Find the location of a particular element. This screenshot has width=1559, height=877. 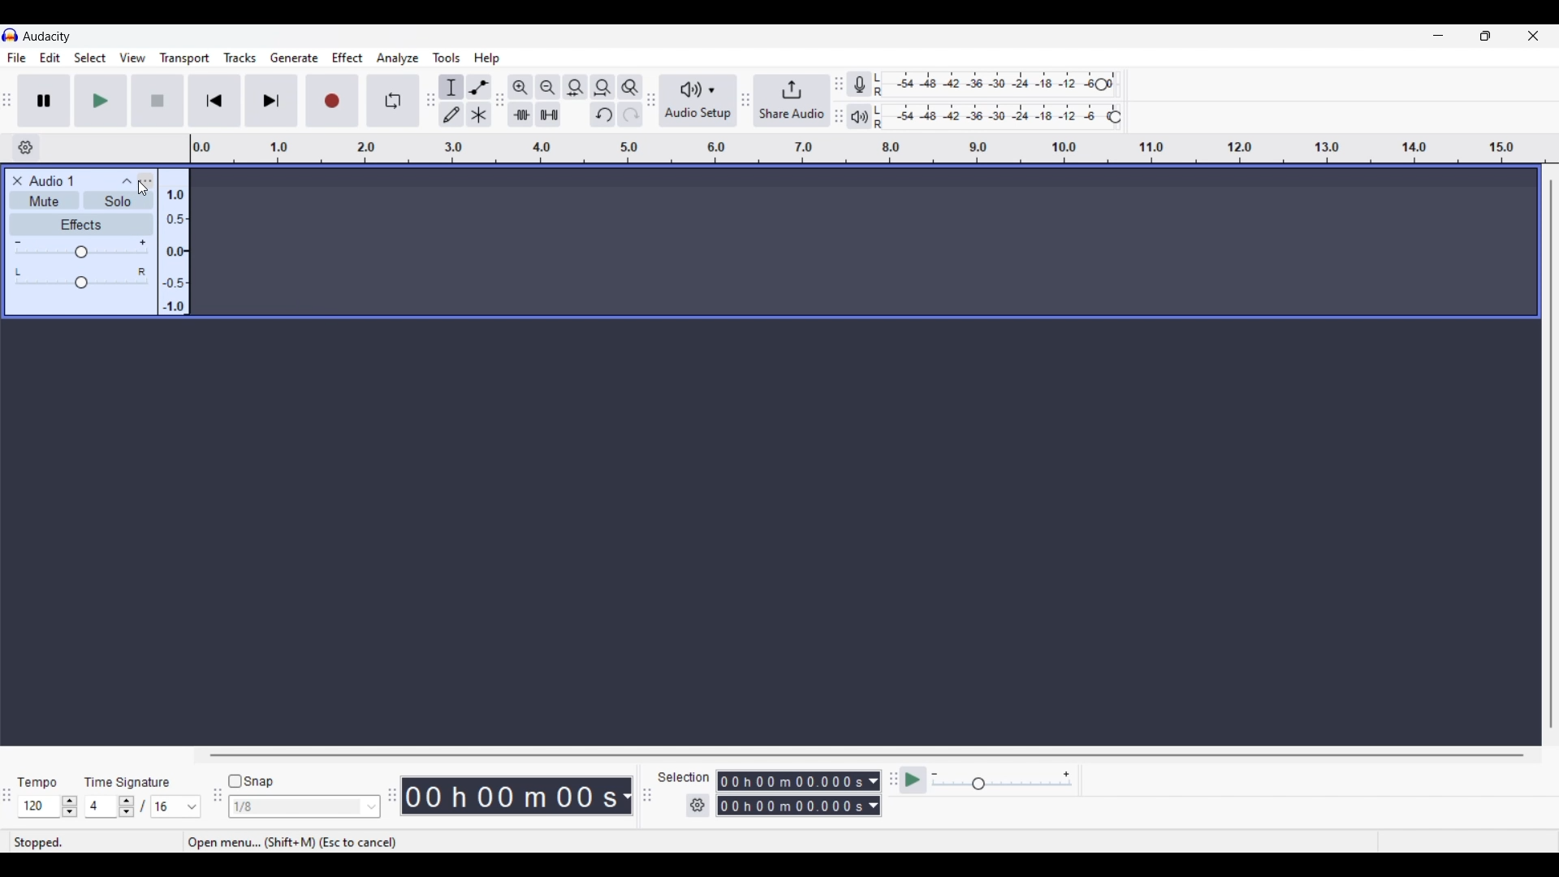

Minimize is located at coordinates (1438, 36).